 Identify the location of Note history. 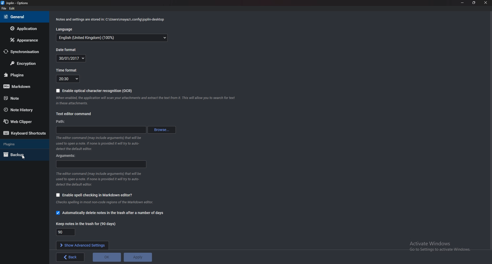
(21, 109).